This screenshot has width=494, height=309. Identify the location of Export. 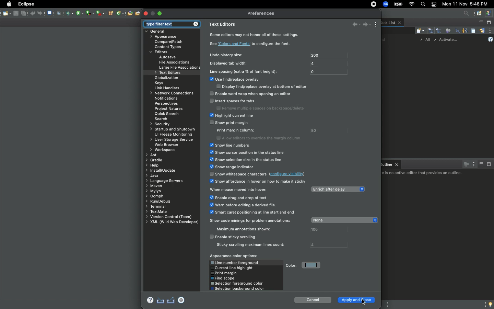
(171, 300).